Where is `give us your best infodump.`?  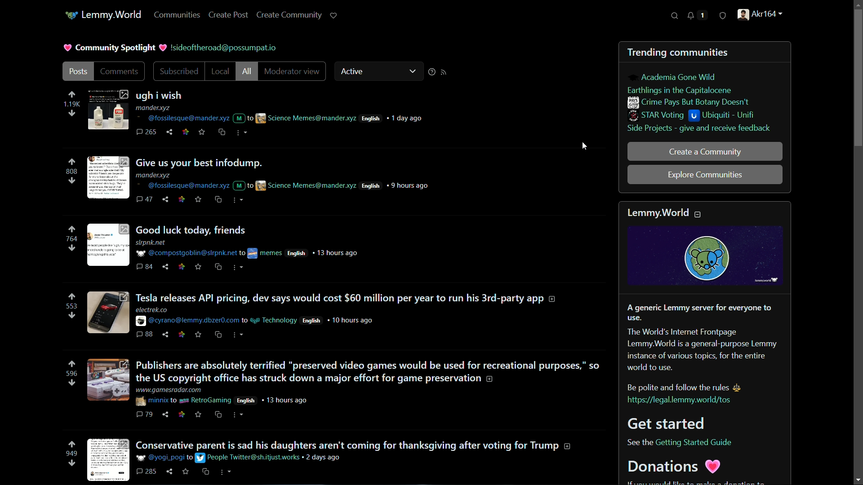
give us your best infodump. is located at coordinates (209, 163).